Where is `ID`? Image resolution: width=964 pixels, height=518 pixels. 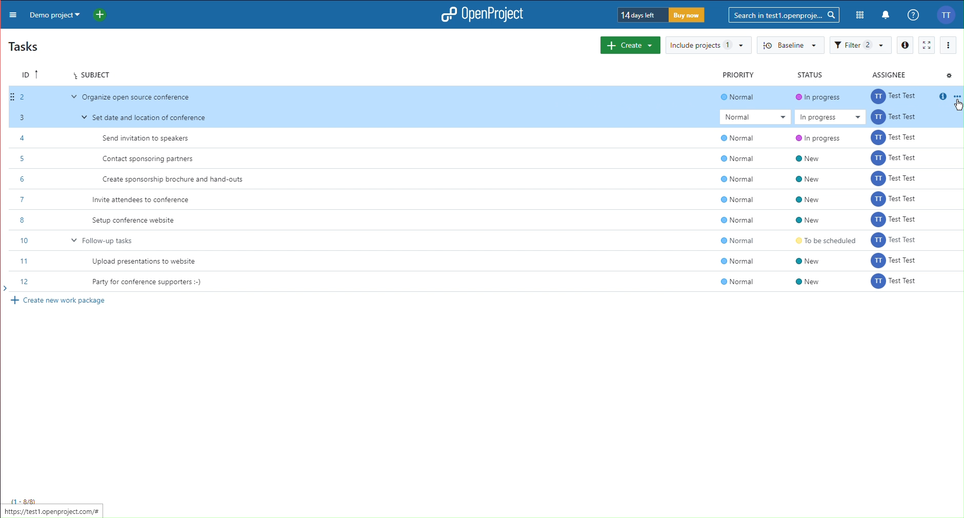 ID is located at coordinates (25, 73).